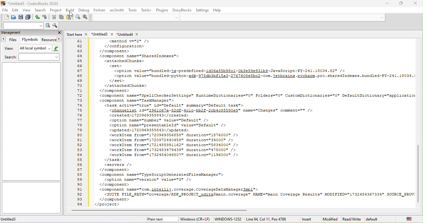 Image resolution: width=423 pixels, height=223 pixels. What do you see at coordinates (402, 3) in the screenshot?
I see `maximize` at bounding box center [402, 3].